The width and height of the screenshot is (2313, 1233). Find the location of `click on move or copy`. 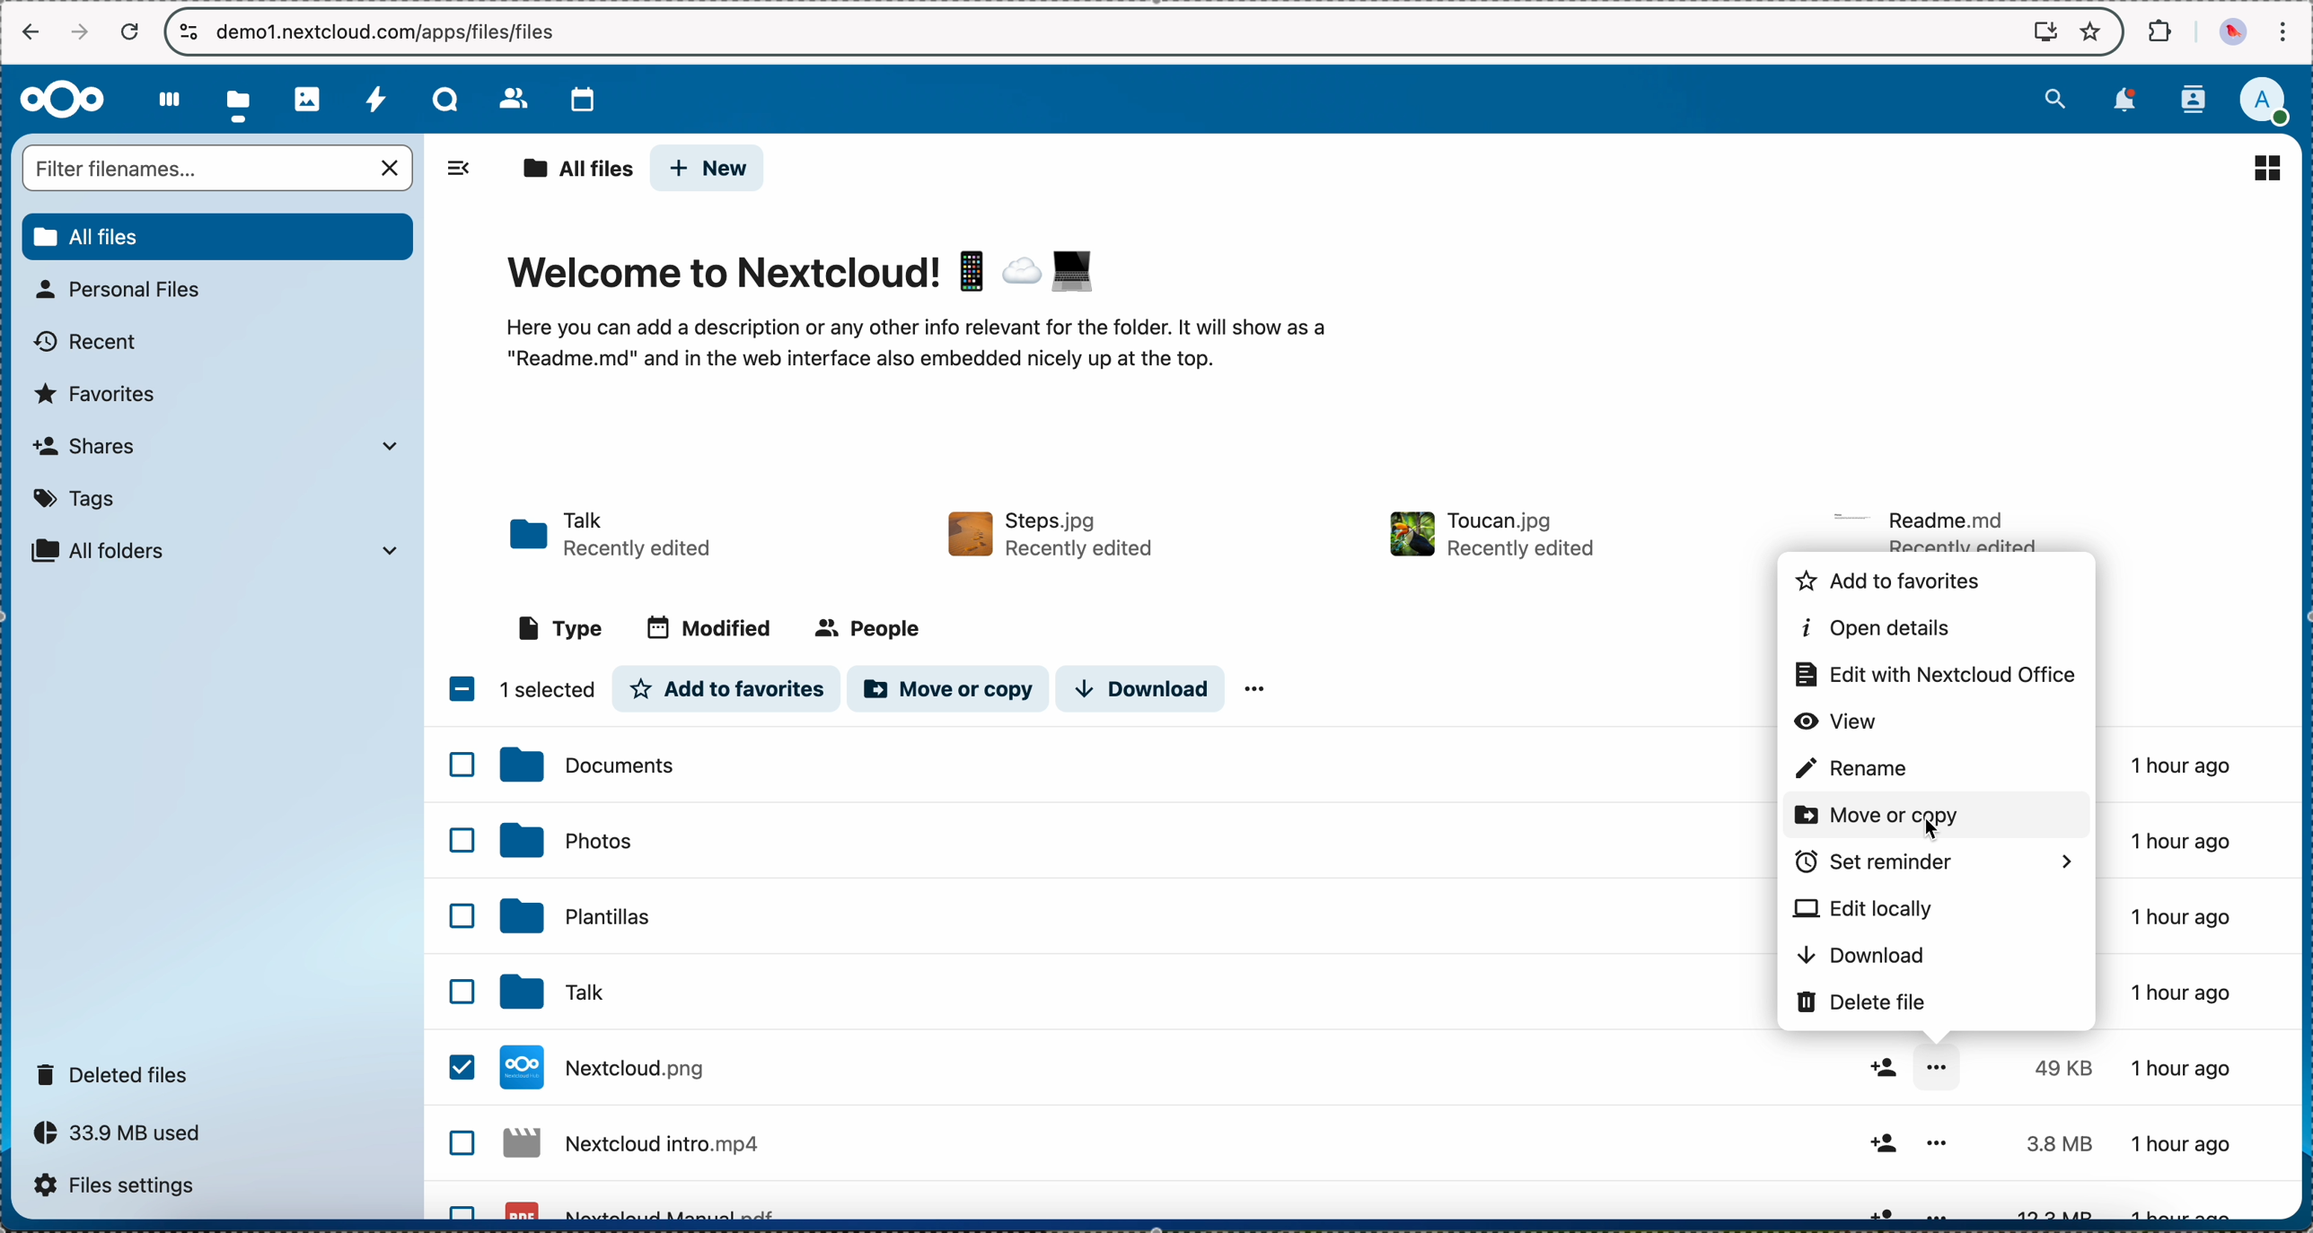

click on move or copy is located at coordinates (1935, 818).